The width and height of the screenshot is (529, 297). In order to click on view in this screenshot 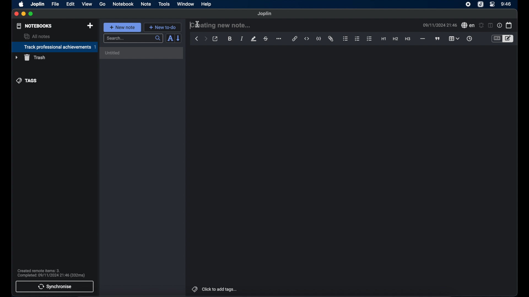, I will do `click(87, 4)`.